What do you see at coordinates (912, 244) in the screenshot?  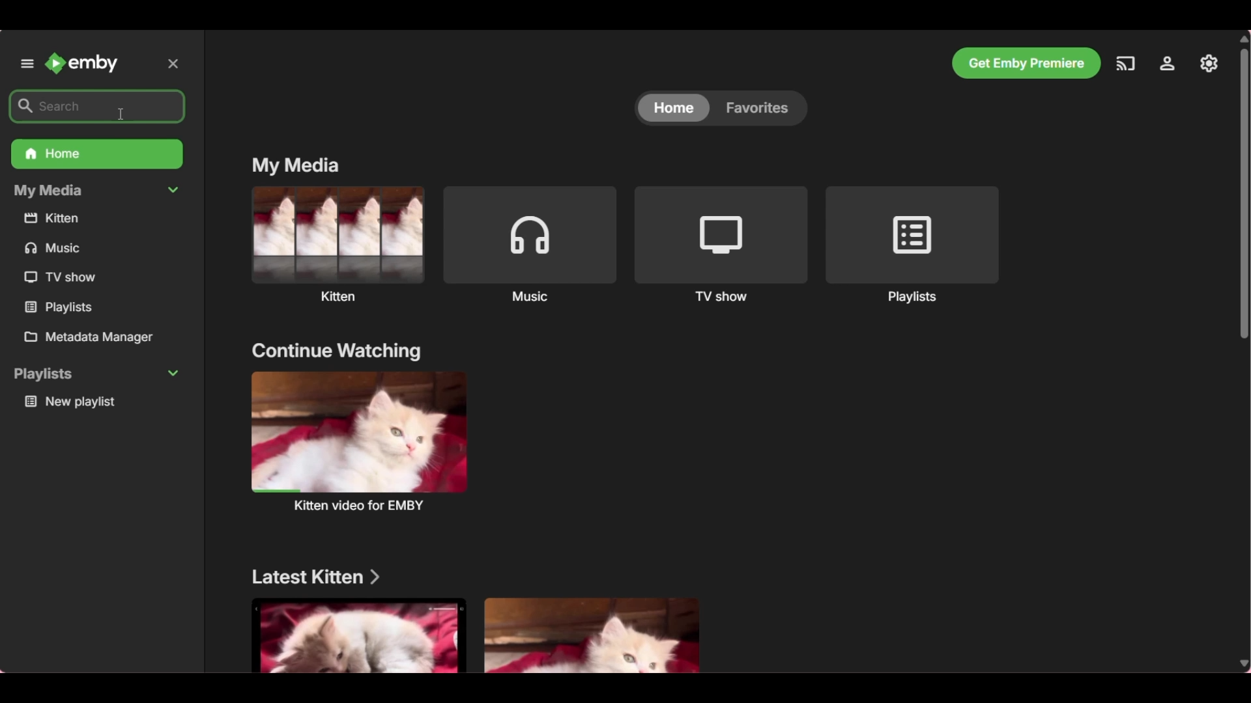 I see `Playlists` at bounding box center [912, 244].